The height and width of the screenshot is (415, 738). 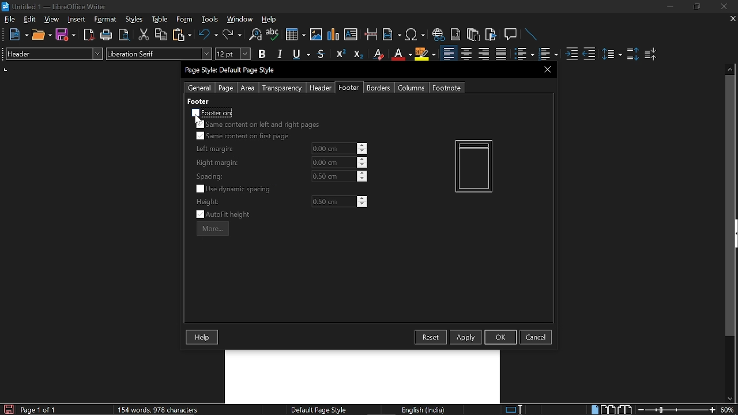 What do you see at coordinates (134, 20) in the screenshot?
I see `Styles` at bounding box center [134, 20].